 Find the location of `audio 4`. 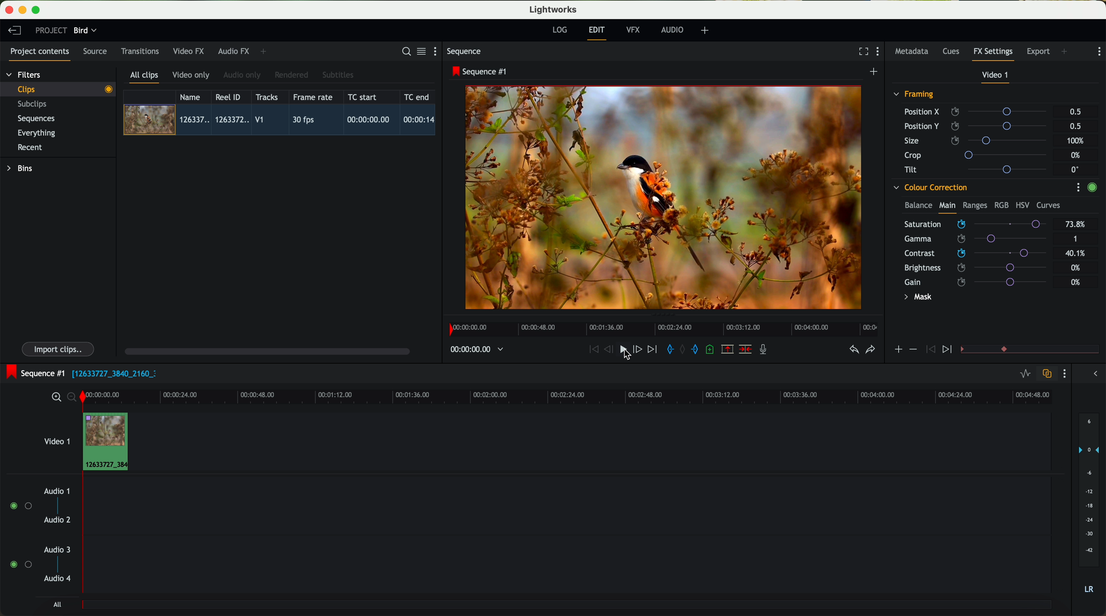

audio 4 is located at coordinates (58, 579).